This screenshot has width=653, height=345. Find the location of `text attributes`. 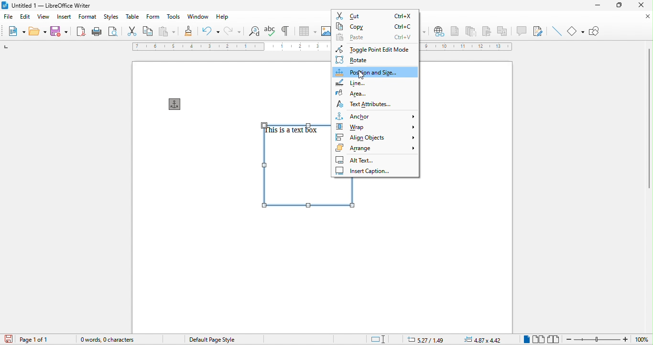

text attributes is located at coordinates (367, 104).